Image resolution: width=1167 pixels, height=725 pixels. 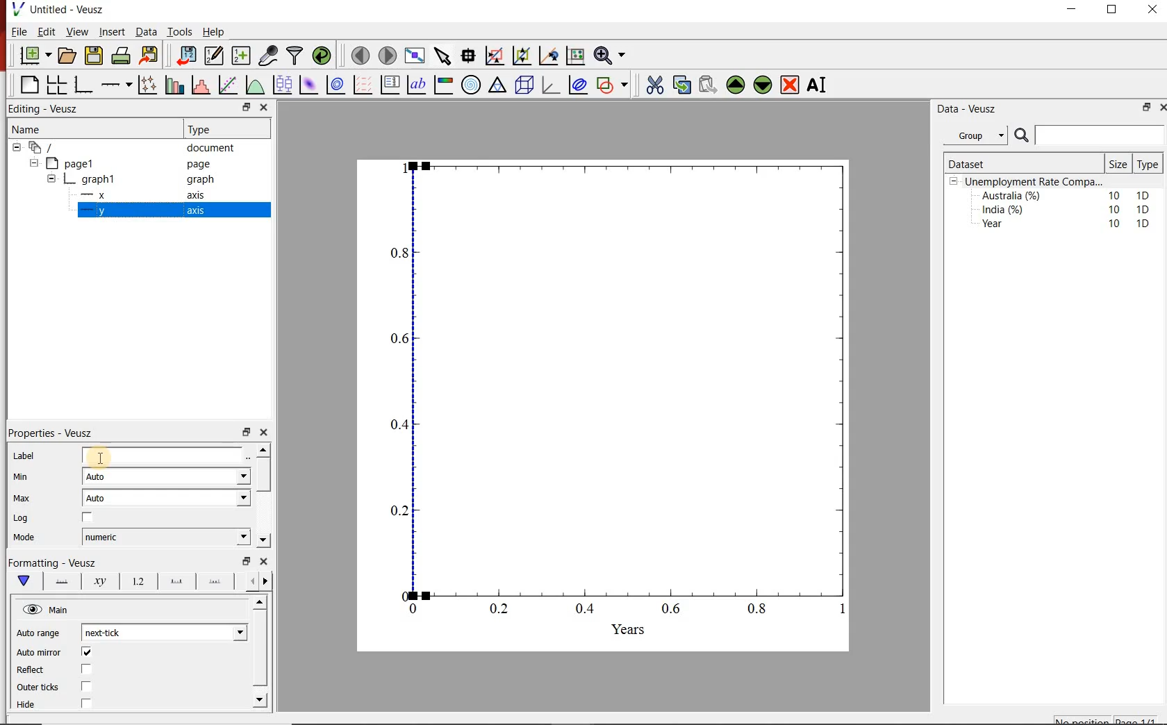 I want to click on checkbox, so click(x=89, y=517).